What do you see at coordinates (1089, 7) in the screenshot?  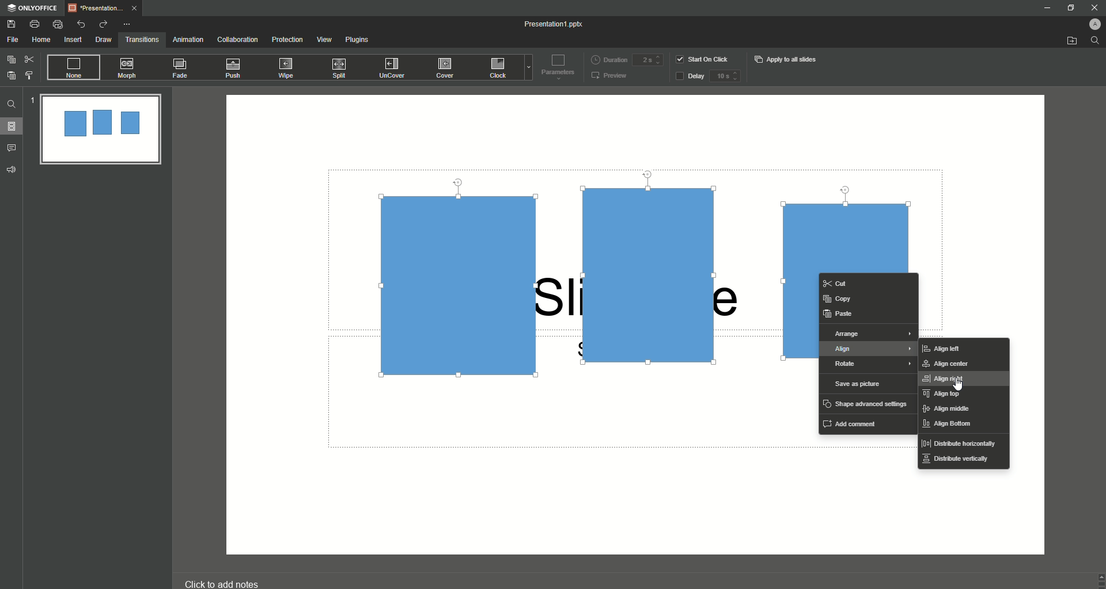 I see `Close` at bounding box center [1089, 7].